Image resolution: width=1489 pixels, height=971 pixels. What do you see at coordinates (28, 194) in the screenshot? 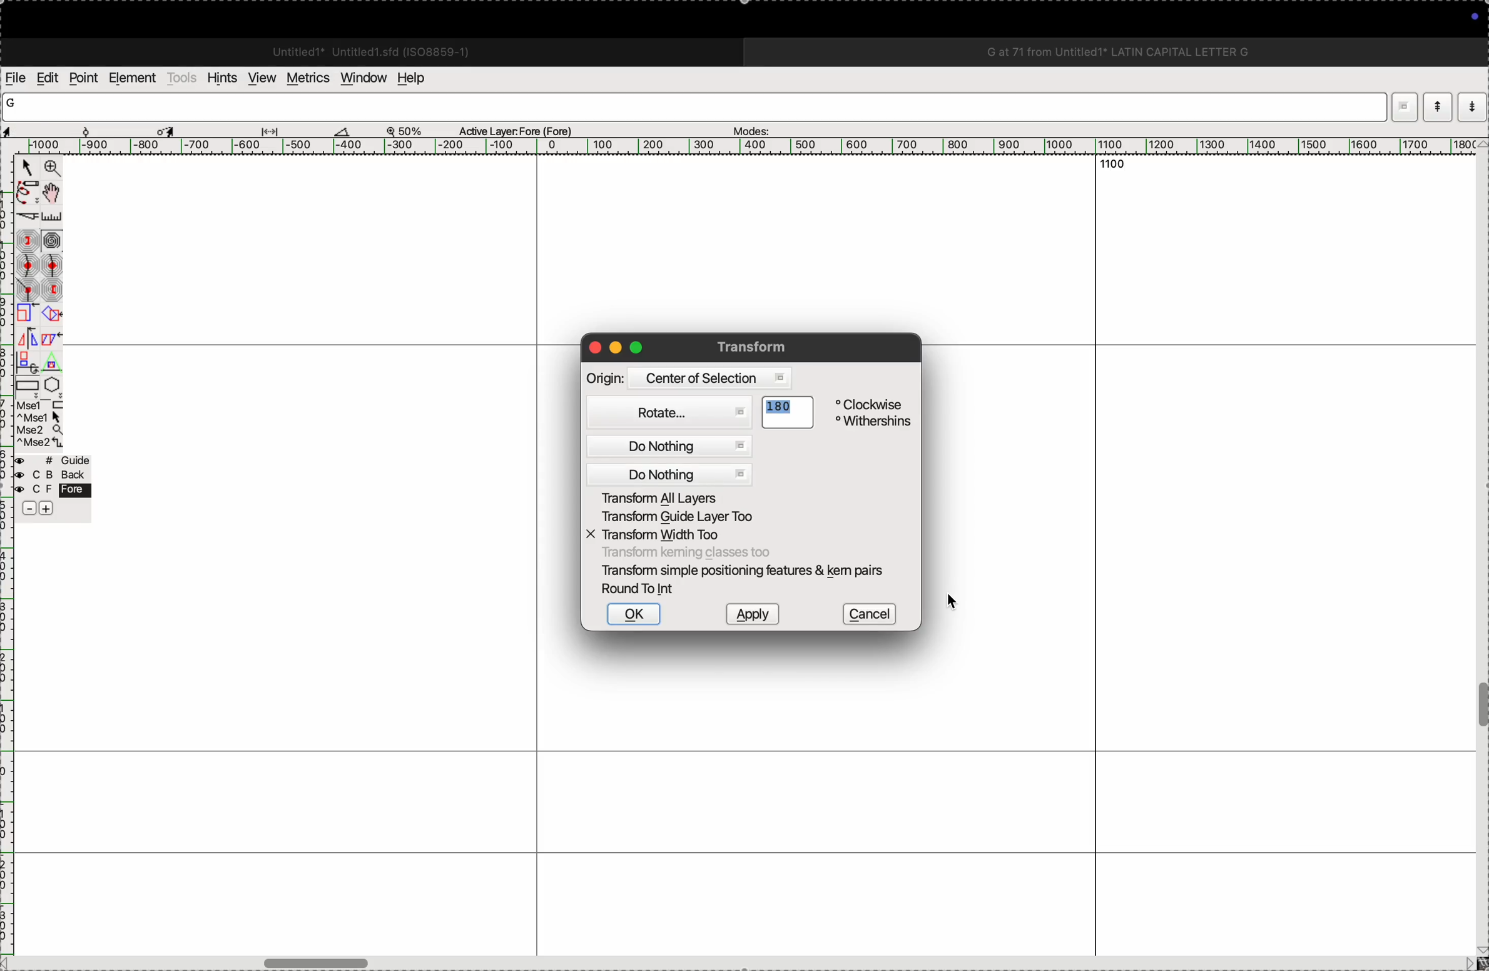
I see `freehand` at bounding box center [28, 194].